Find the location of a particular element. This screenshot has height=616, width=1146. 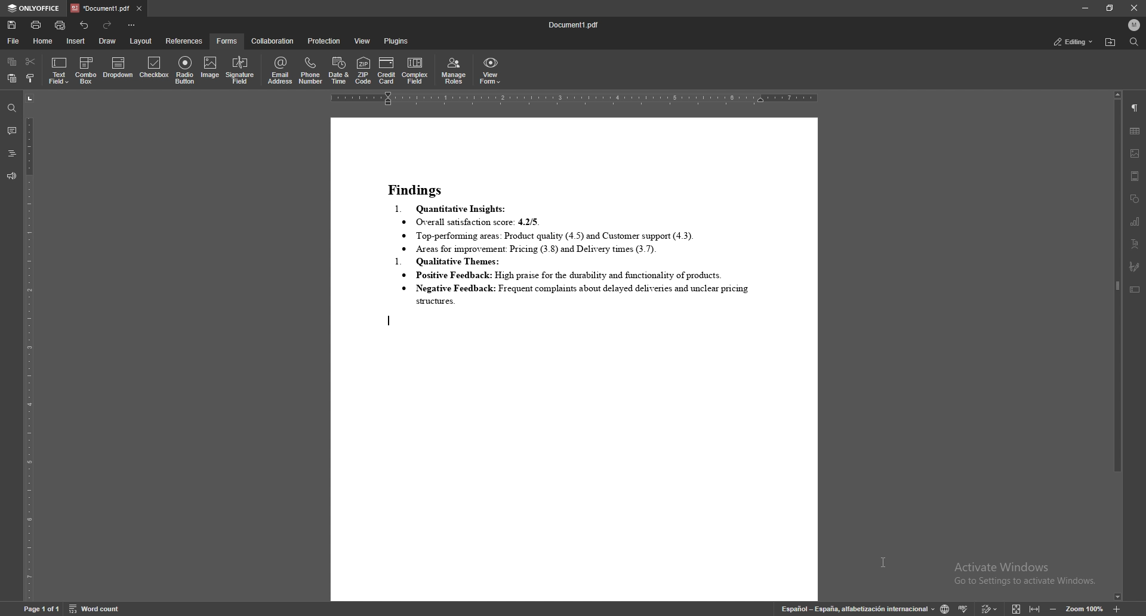

plugins is located at coordinates (396, 41).